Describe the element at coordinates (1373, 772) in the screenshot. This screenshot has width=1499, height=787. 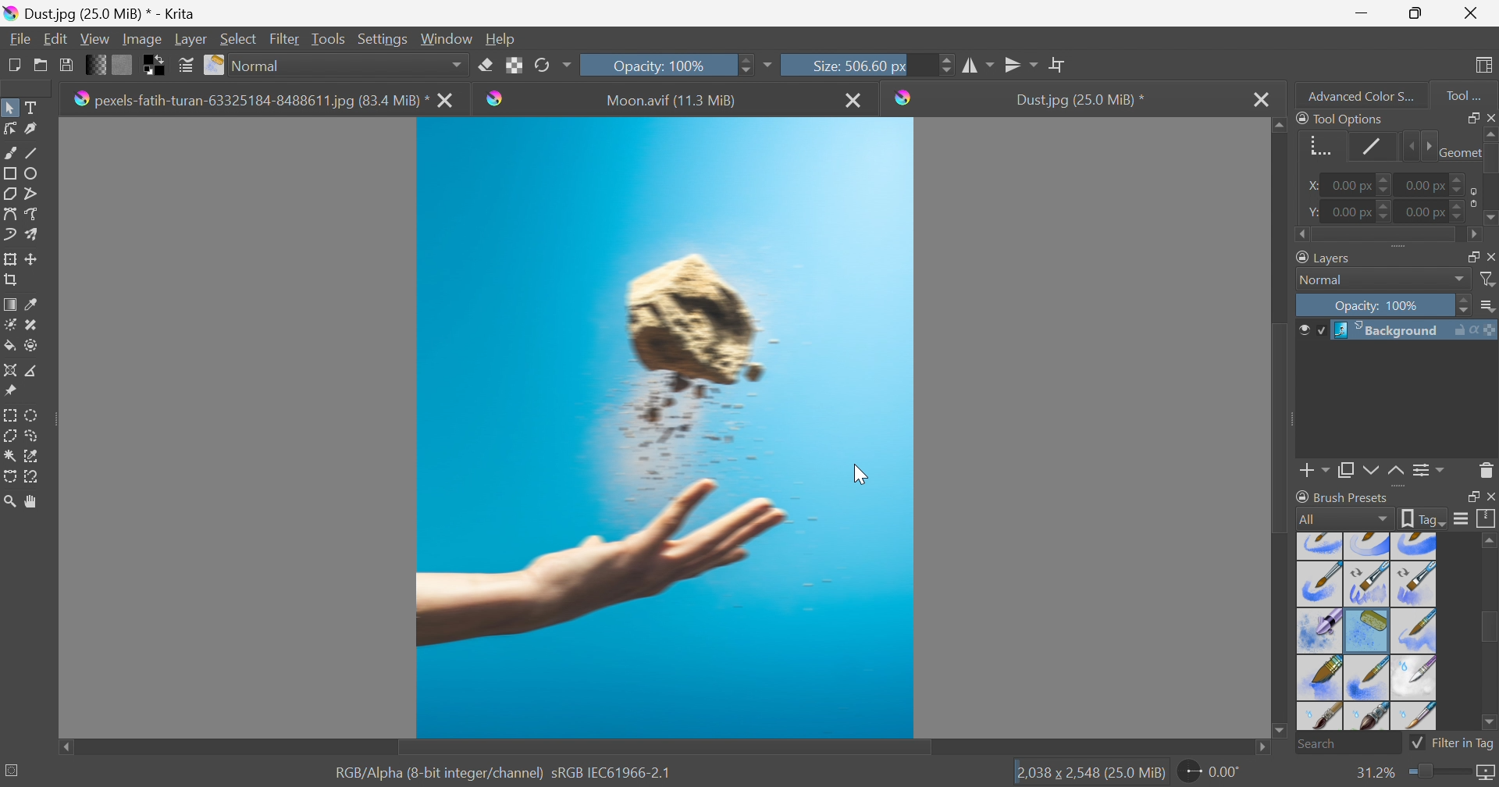
I see `31.2%` at that location.